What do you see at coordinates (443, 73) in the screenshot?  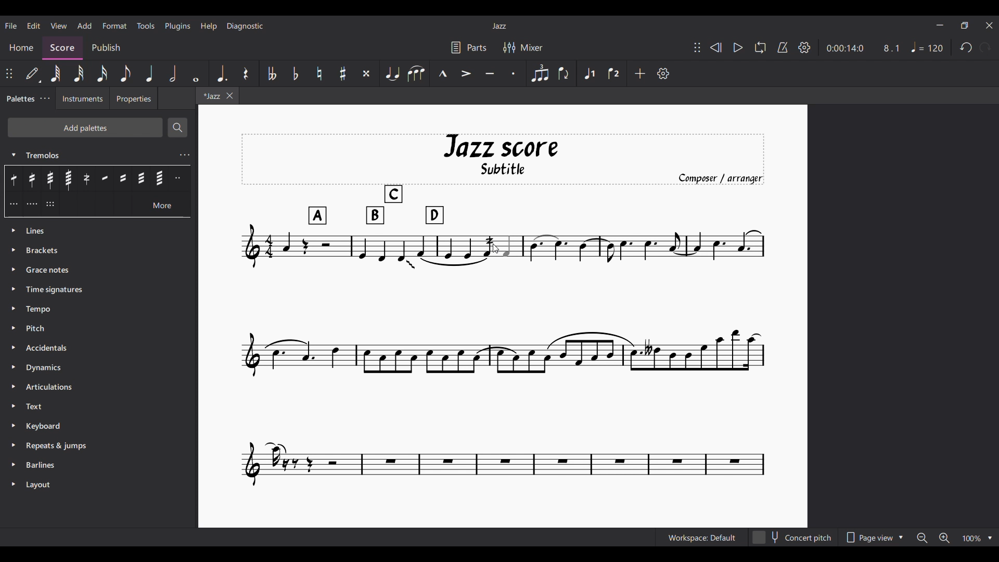 I see `Marcato` at bounding box center [443, 73].